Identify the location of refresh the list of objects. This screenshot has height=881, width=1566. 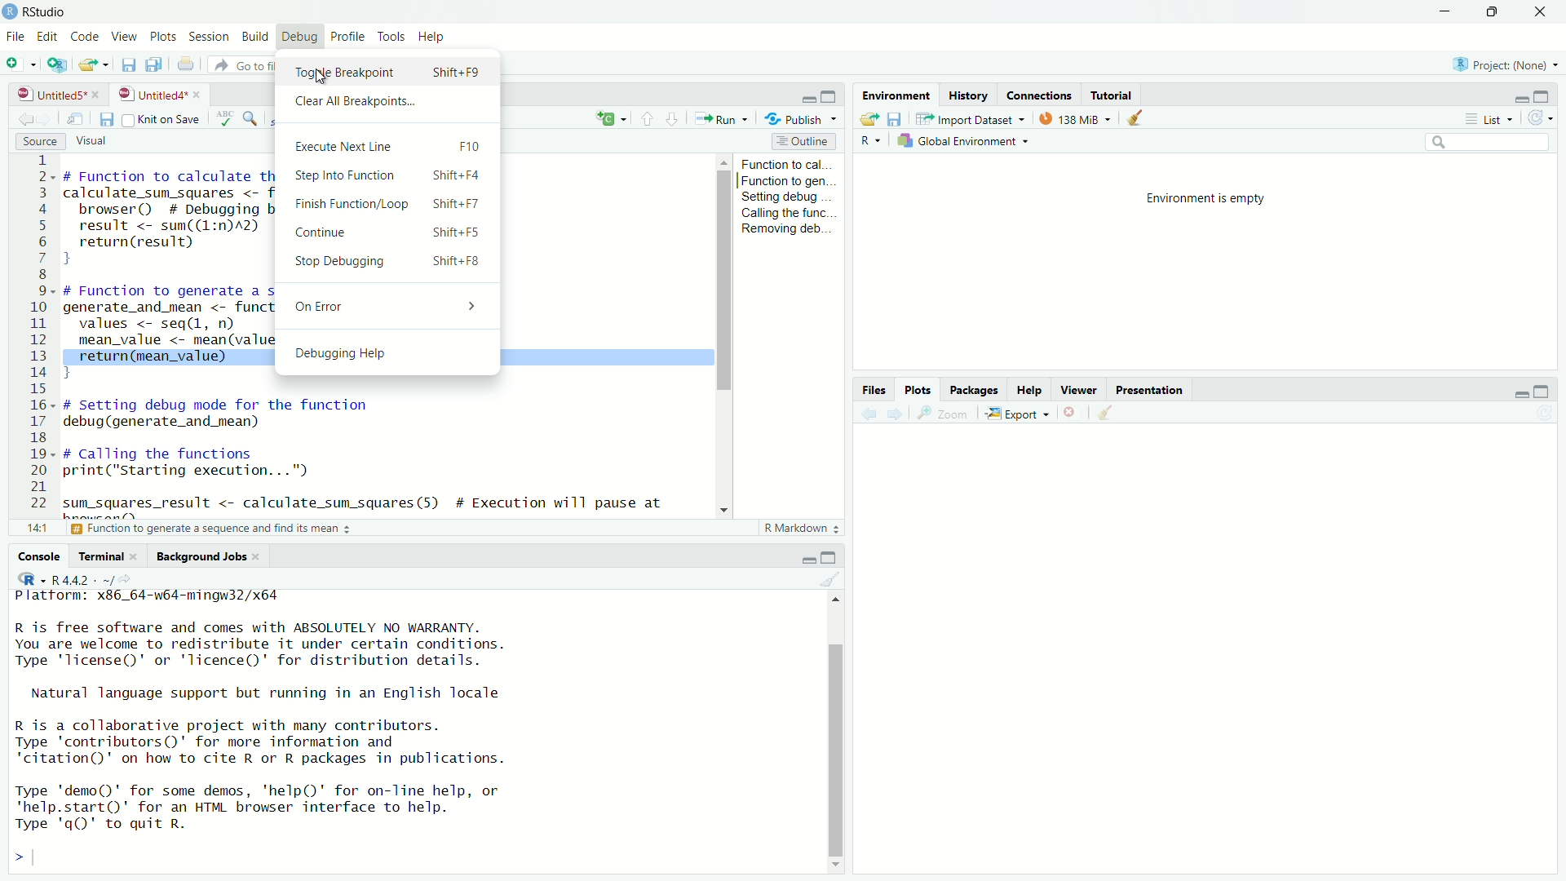
(1546, 118).